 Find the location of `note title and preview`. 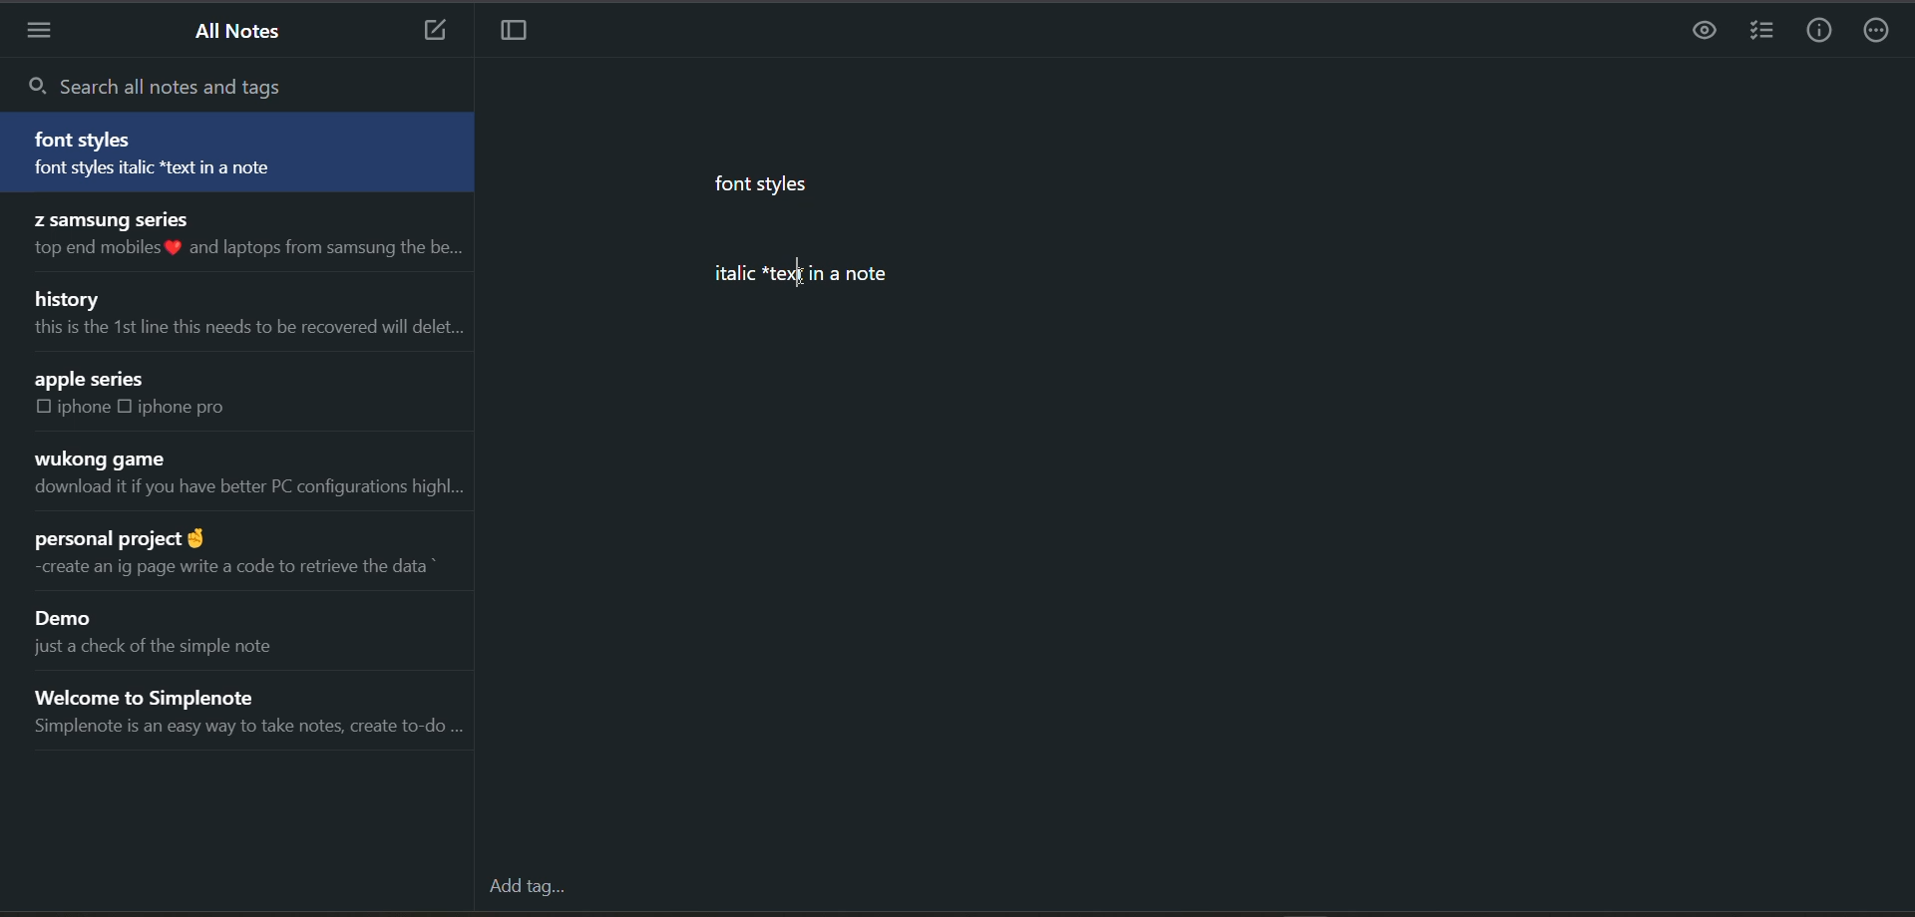

note title and preview is located at coordinates (245, 238).